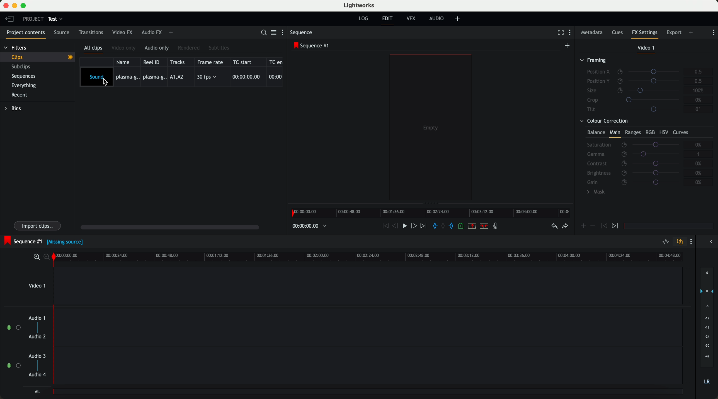 The image size is (718, 399). I want to click on tracks, so click(179, 62).